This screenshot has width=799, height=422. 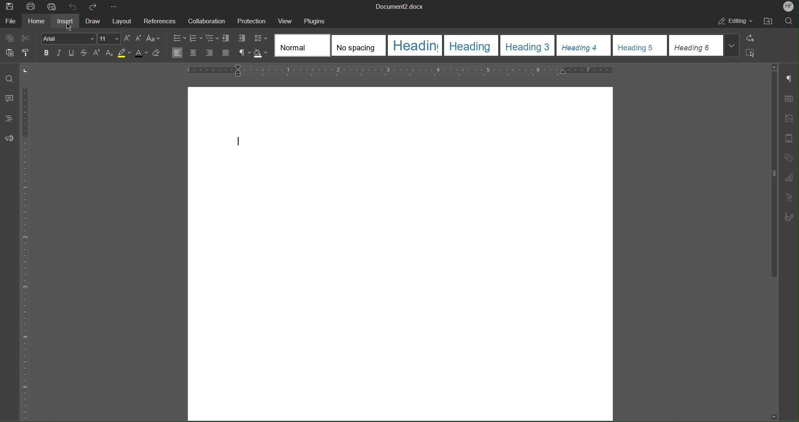 I want to click on Home, so click(x=36, y=20).